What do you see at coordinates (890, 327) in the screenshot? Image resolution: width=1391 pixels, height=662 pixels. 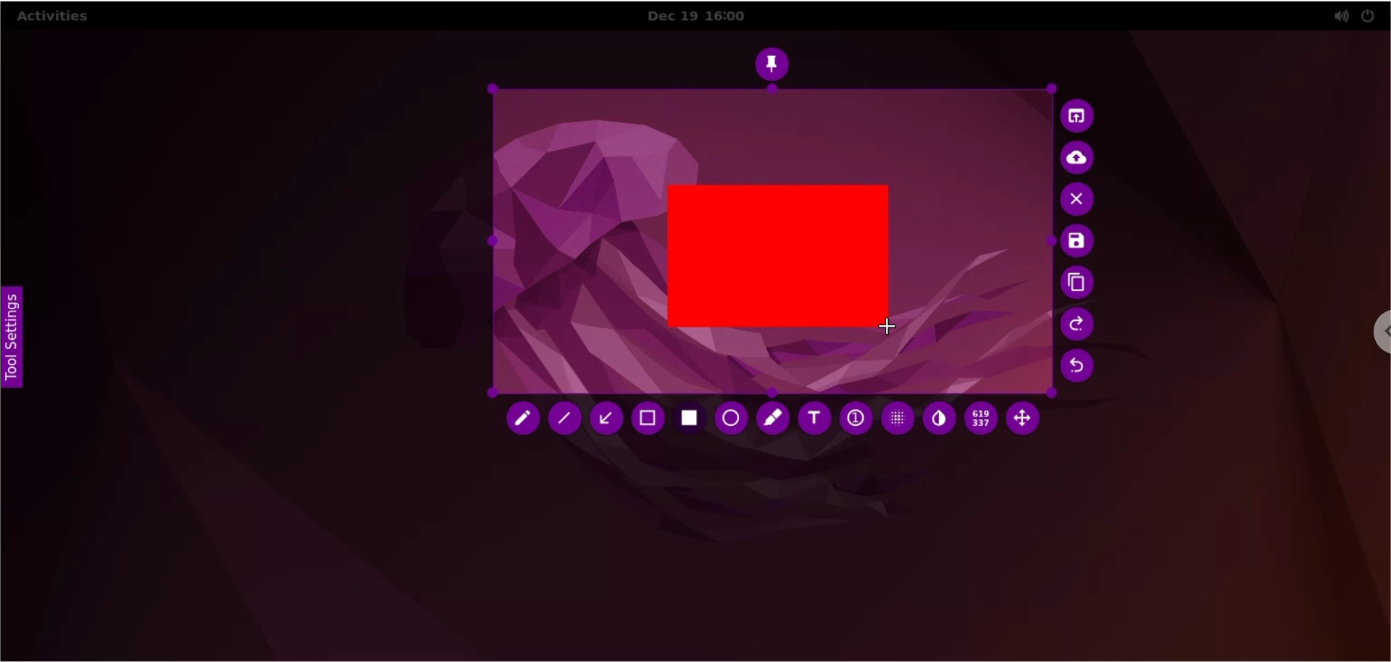 I see `cursor` at bounding box center [890, 327].